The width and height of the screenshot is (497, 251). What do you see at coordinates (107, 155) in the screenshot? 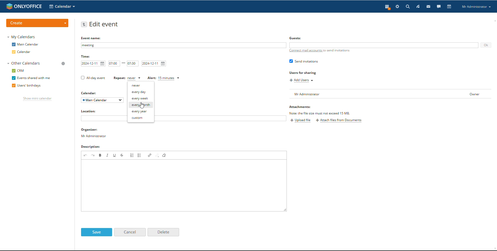
I see `italic` at bounding box center [107, 155].